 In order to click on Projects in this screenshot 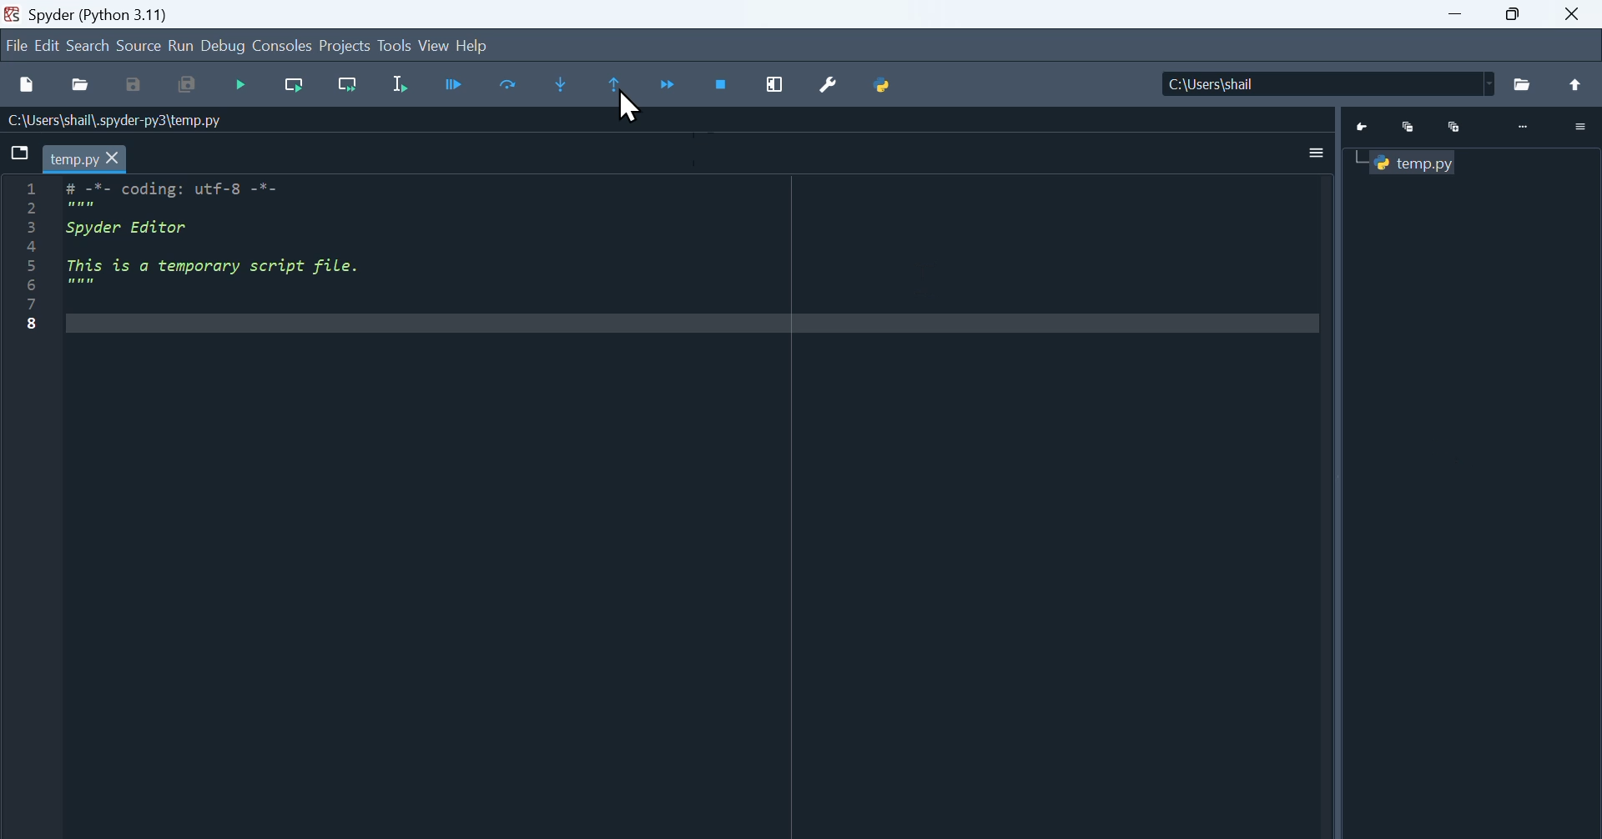, I will do `click(345, 43)`.